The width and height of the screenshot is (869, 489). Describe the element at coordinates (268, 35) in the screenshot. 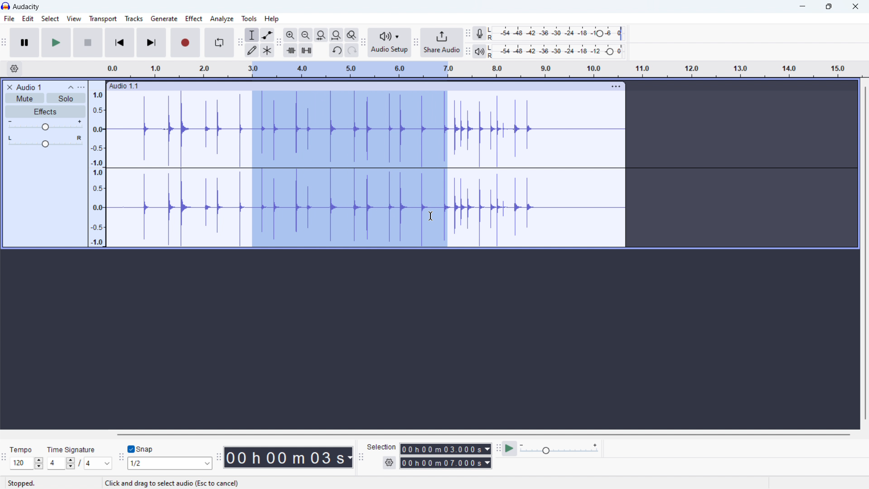

I see `envelop tool` at that location.